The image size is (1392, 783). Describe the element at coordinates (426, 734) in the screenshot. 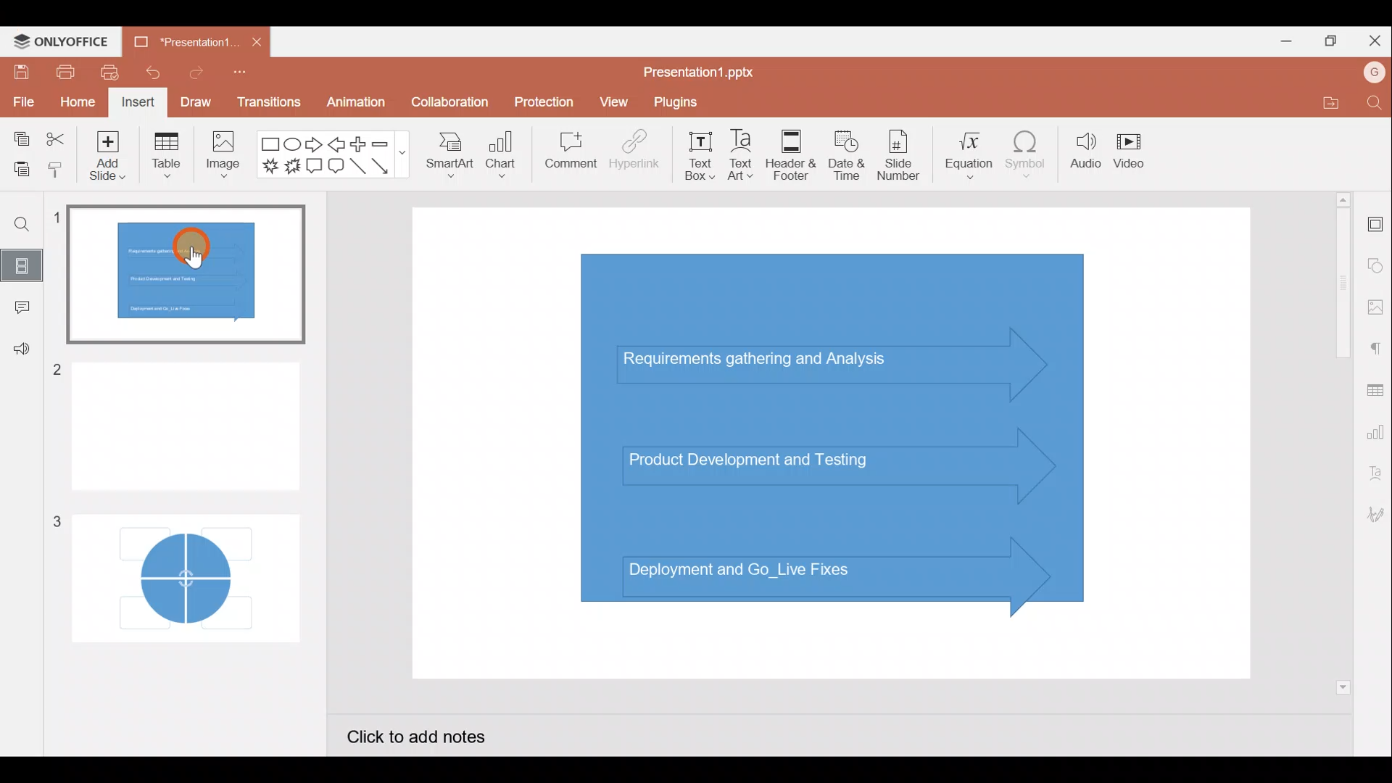

I see `Click to add notes` at that location.